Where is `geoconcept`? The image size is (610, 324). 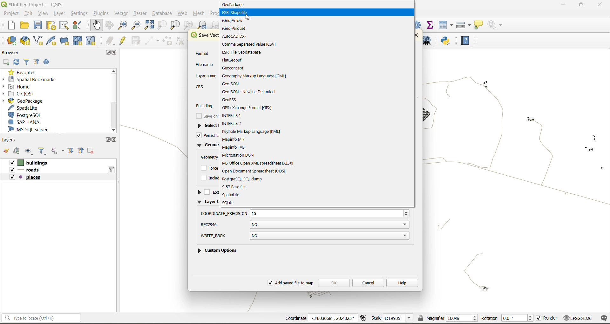 geoconcept is located at coordinates (234, 68).